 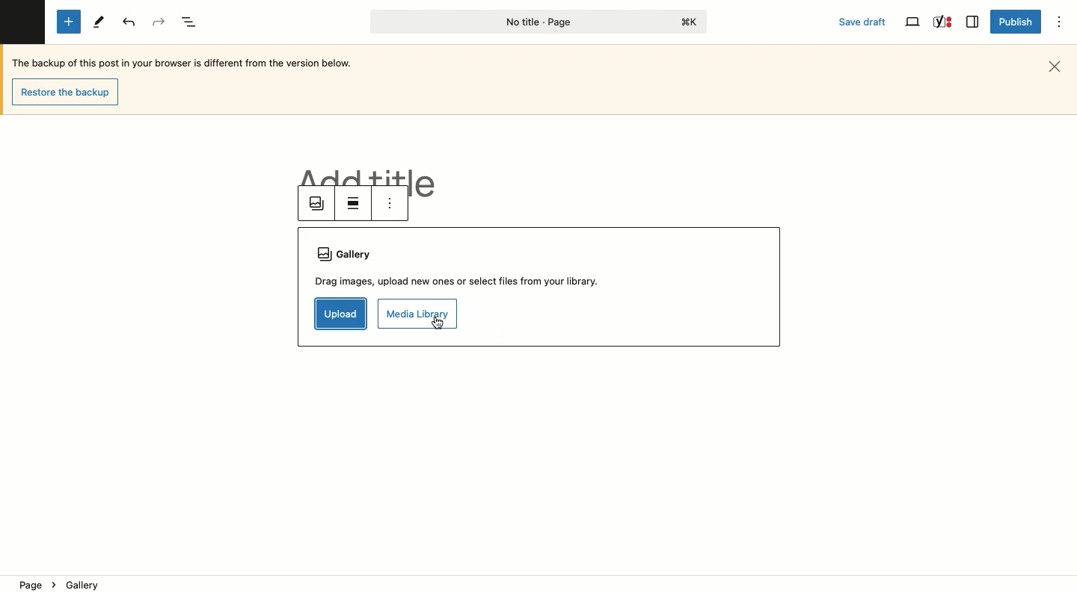 I want to click on Image, so click(x=319, y=205).